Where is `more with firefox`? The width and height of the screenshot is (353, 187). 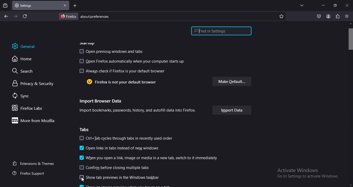
more with firefox is located at coordinates (31, 120).